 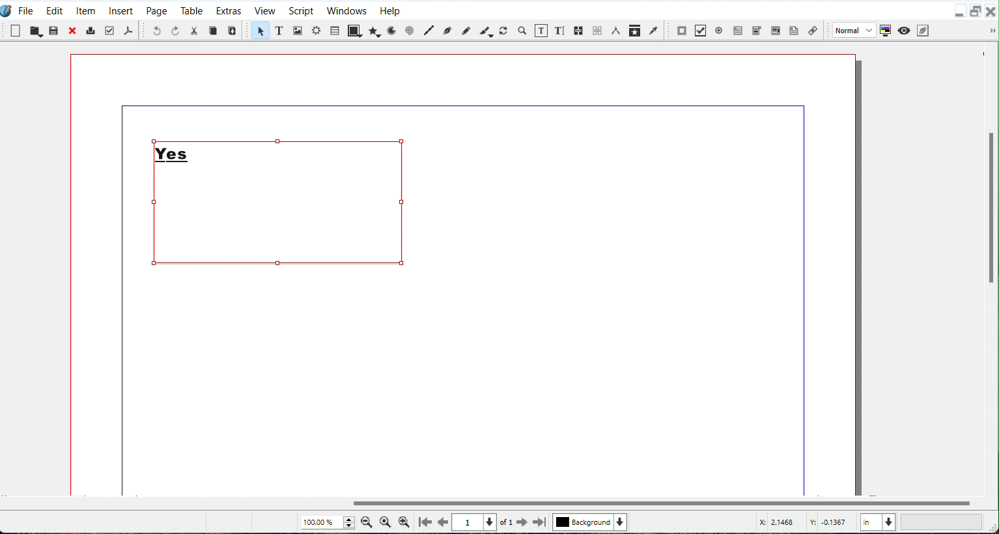 What do you see at coordinates (805, 304) in the screenshot?
I see `right margin` at bounding box center [805, 304].